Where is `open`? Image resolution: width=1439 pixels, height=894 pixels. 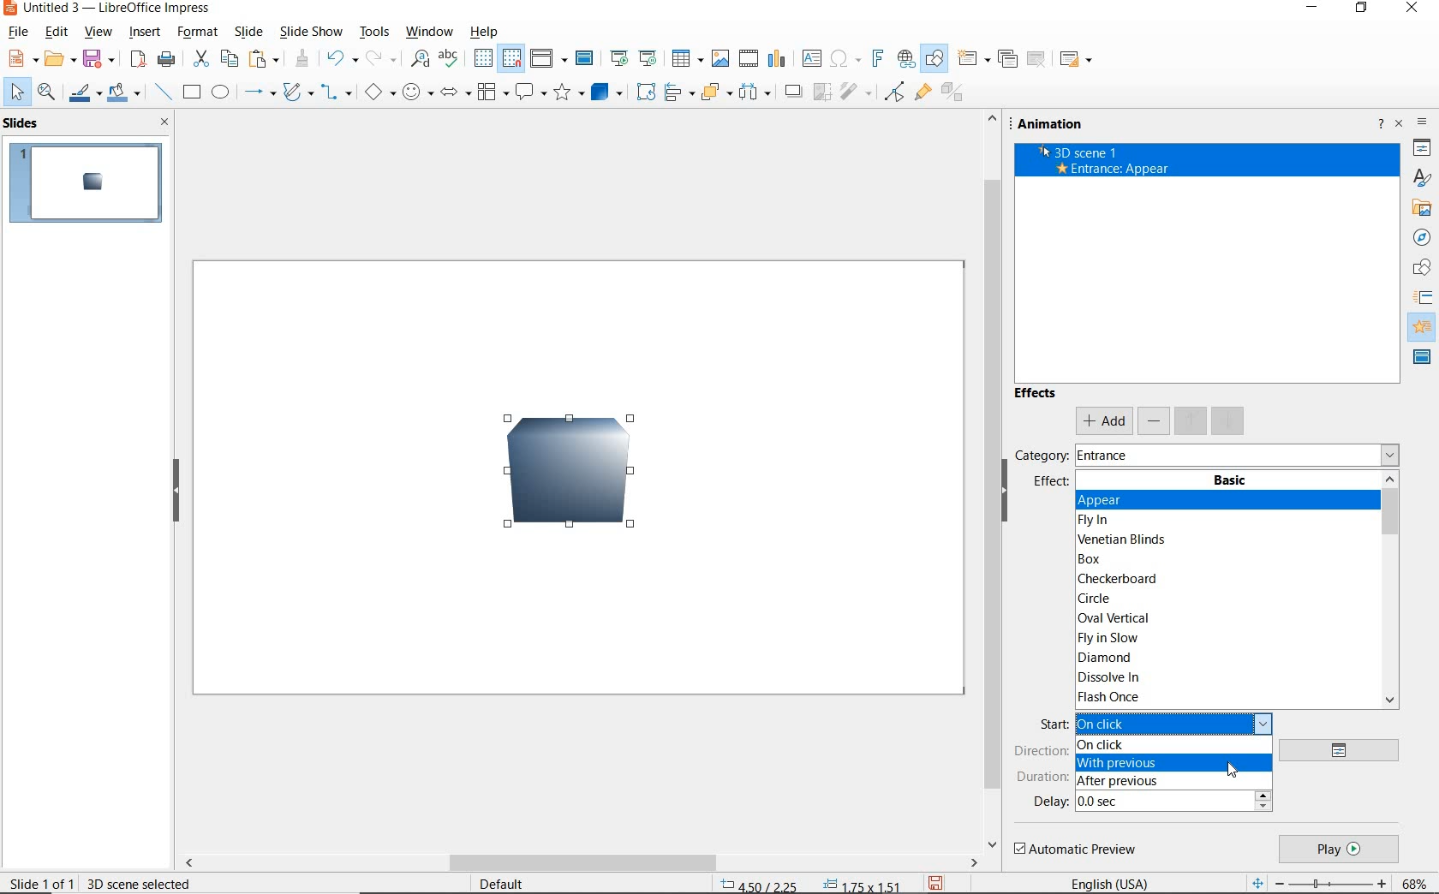
open is located at coordinates (63, 59).